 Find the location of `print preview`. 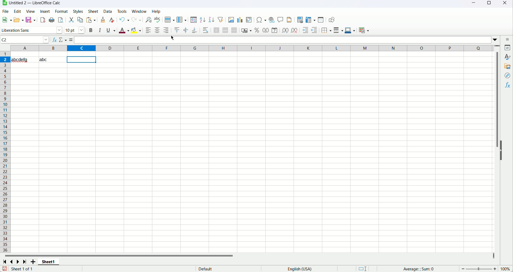

print preview is located at coordinates (60, 20).